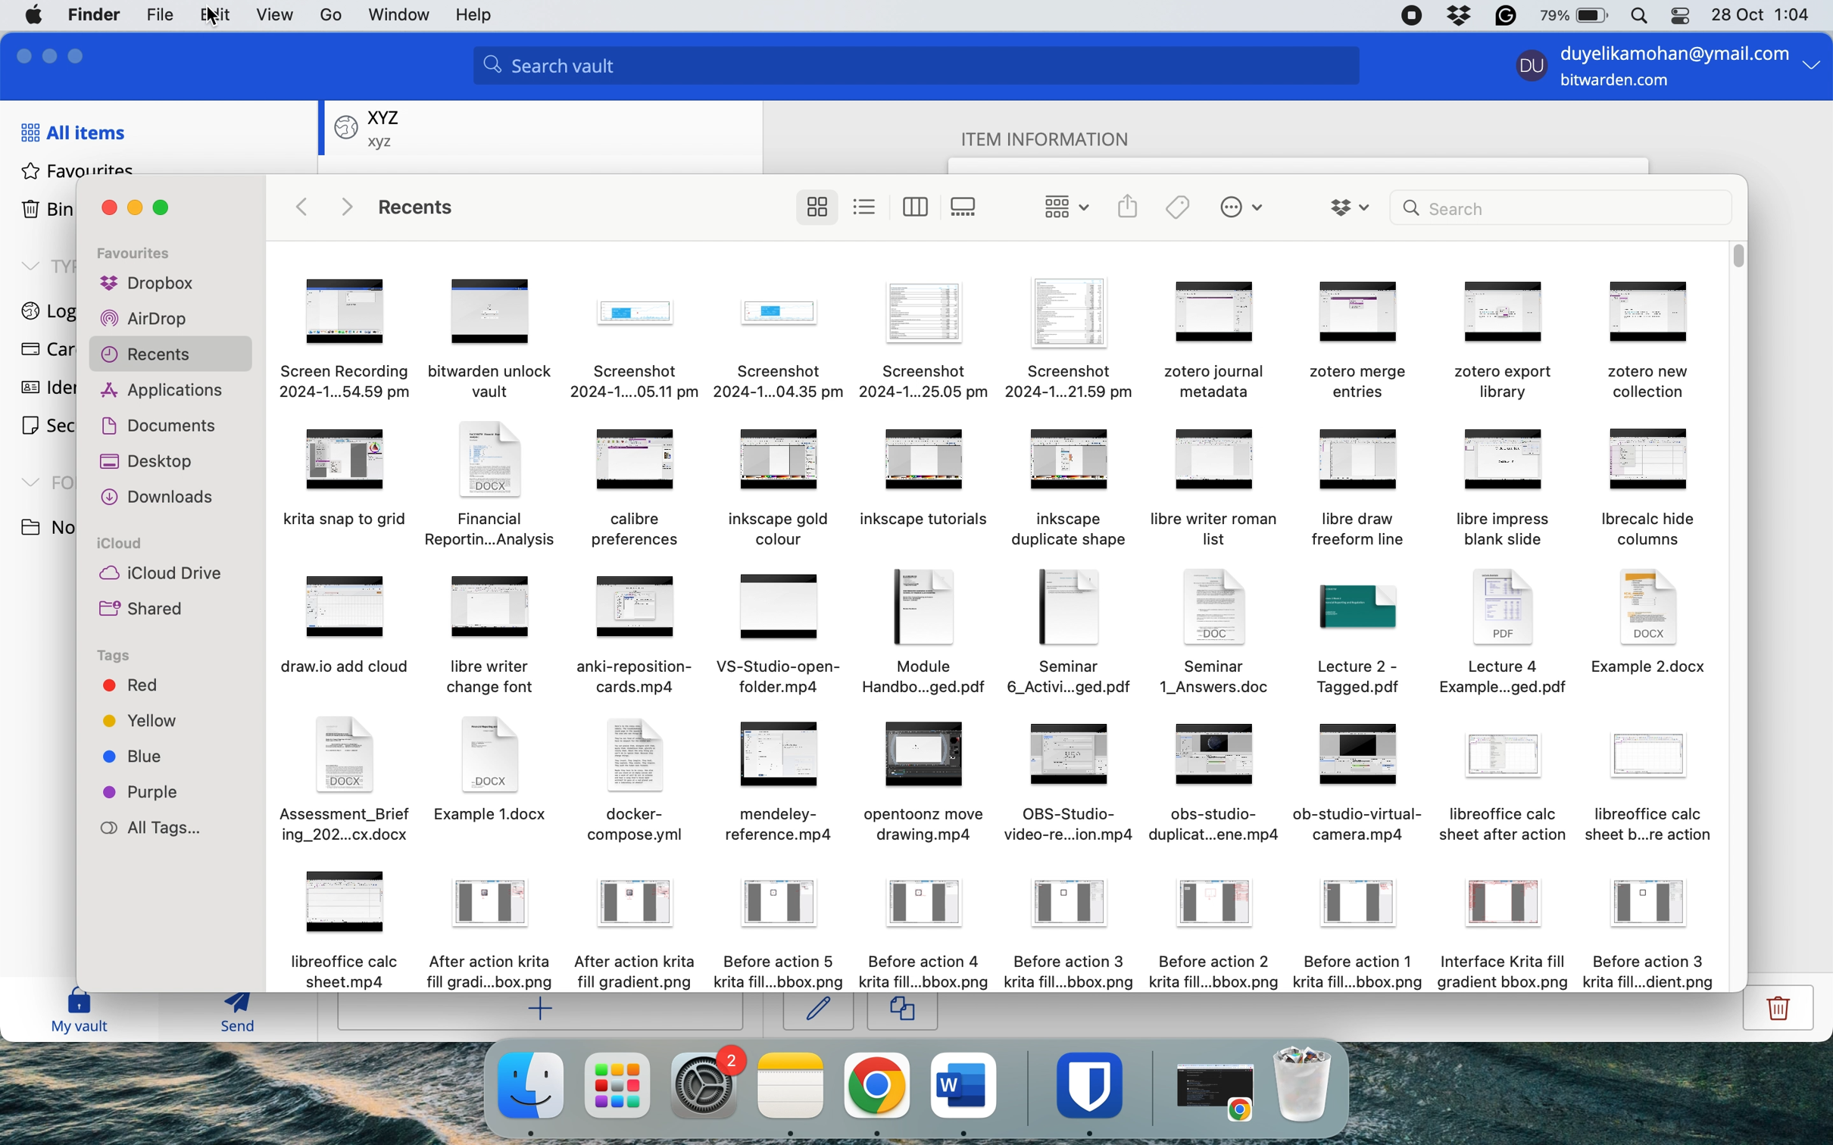 Image resolution: width=1833 pixels, height=1145 pixels. Describe the element at coordinates (1219, 1093) in the screenshot. I see `open chrome application` at that location.